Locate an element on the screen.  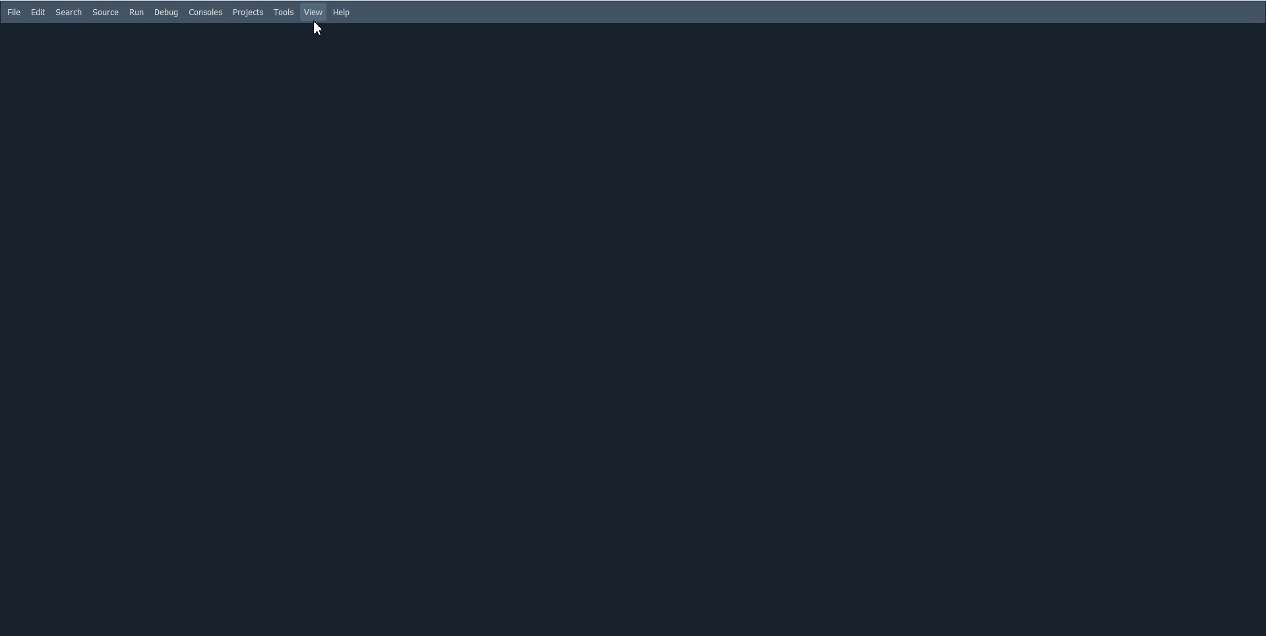
Cursor is located at coordinates (319, 29).